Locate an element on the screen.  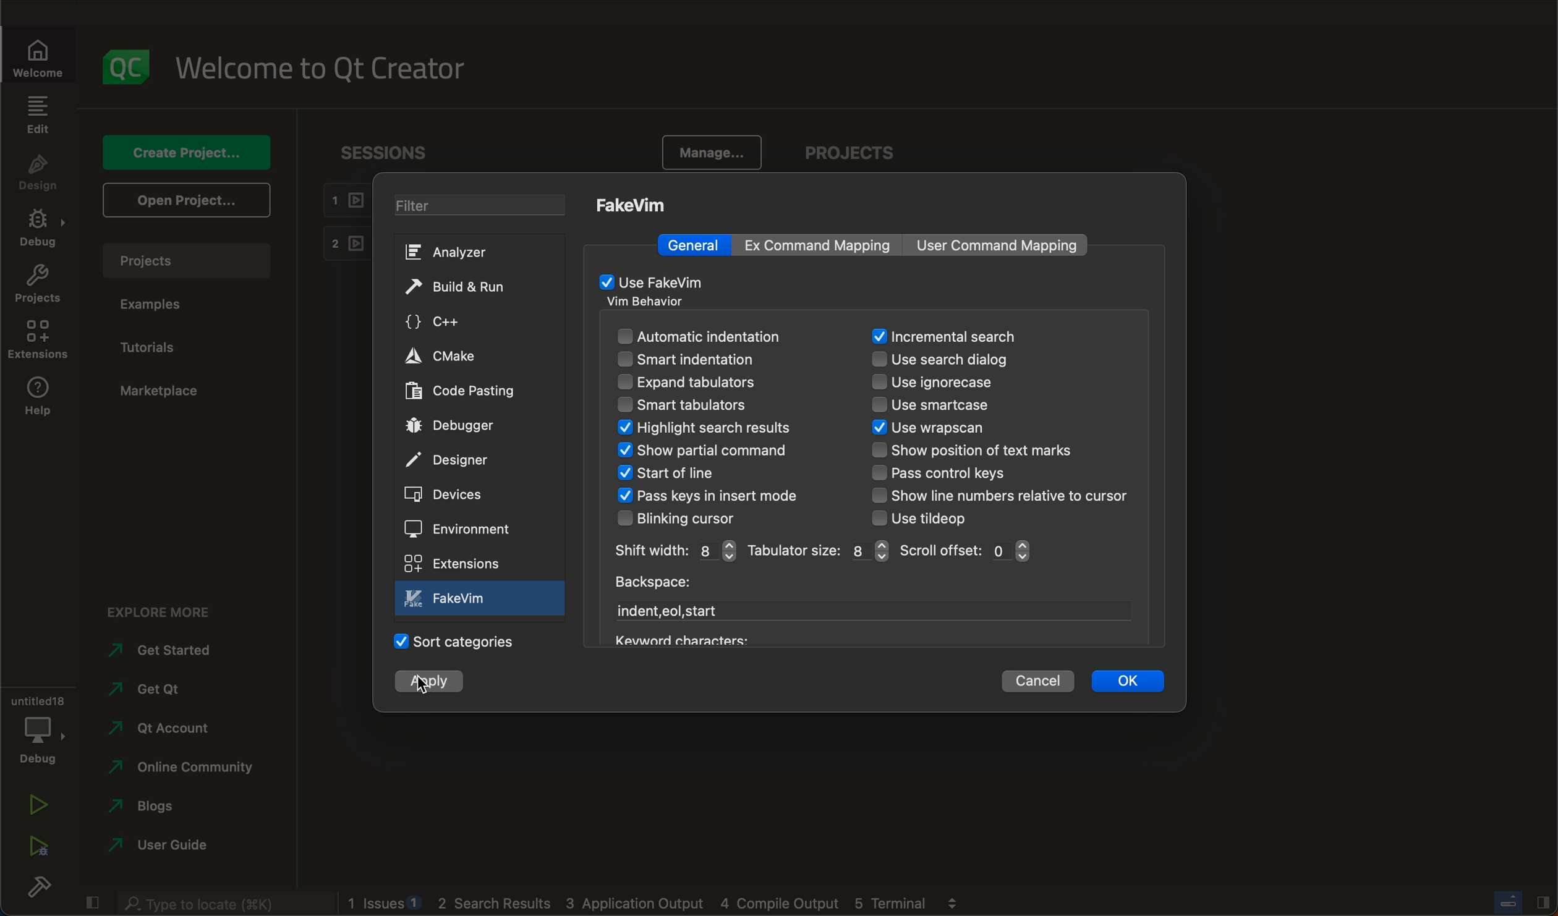
open is located at coordinates (189, 199).